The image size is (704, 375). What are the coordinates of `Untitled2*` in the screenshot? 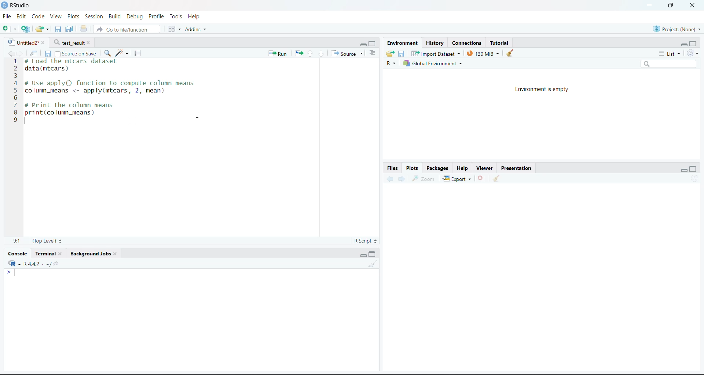 It's located at (28, 41).